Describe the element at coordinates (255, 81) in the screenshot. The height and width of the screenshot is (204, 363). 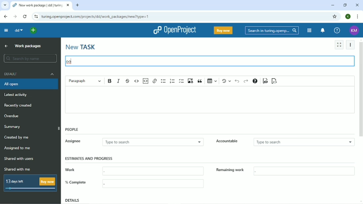
I see `` at that location.